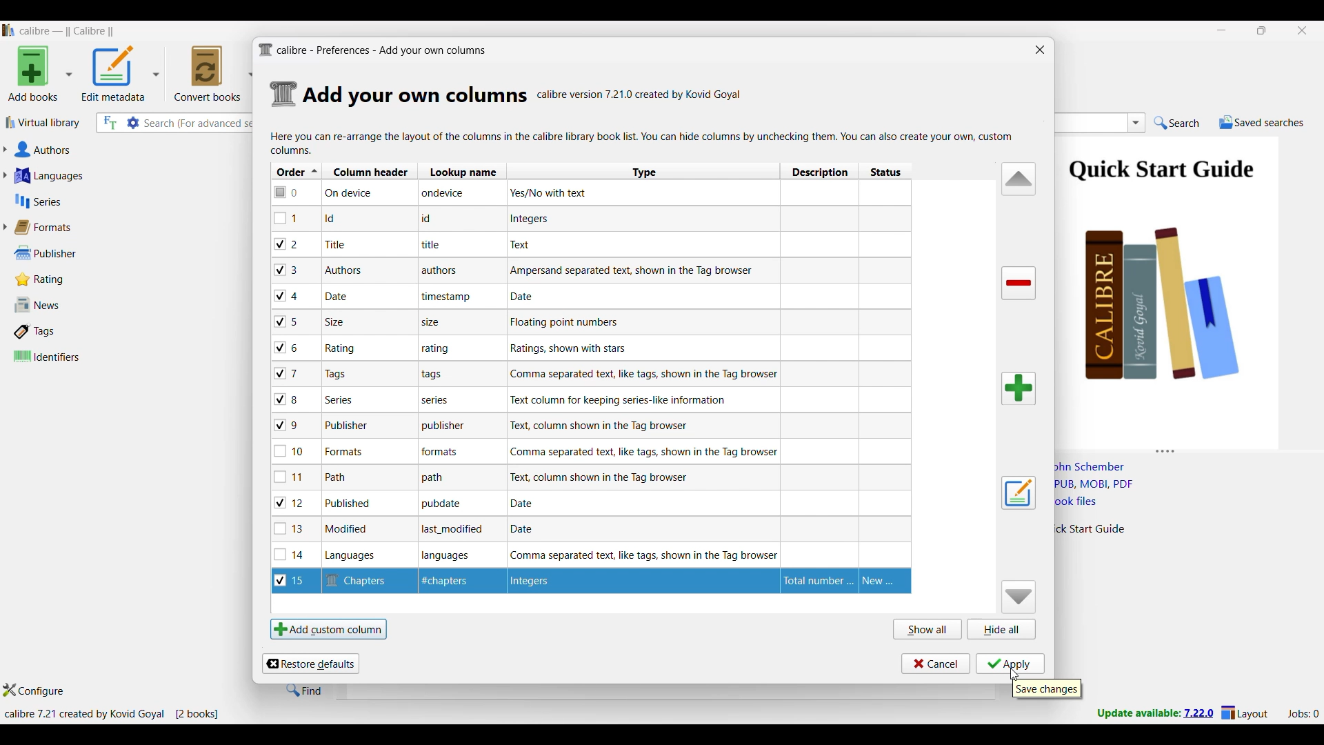 The height and width of the screenshot is (745, 1324). Describe the element at coordinates (288, 218) in the screenshot. I see `checkbox - 1` at that location.